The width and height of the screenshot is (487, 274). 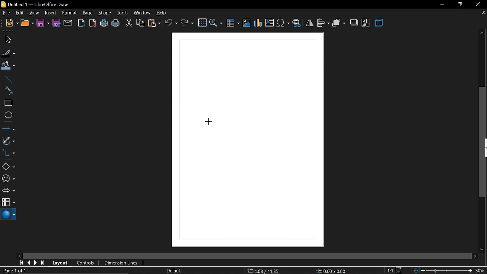 I want to click on print, so click(x=116, y=23).